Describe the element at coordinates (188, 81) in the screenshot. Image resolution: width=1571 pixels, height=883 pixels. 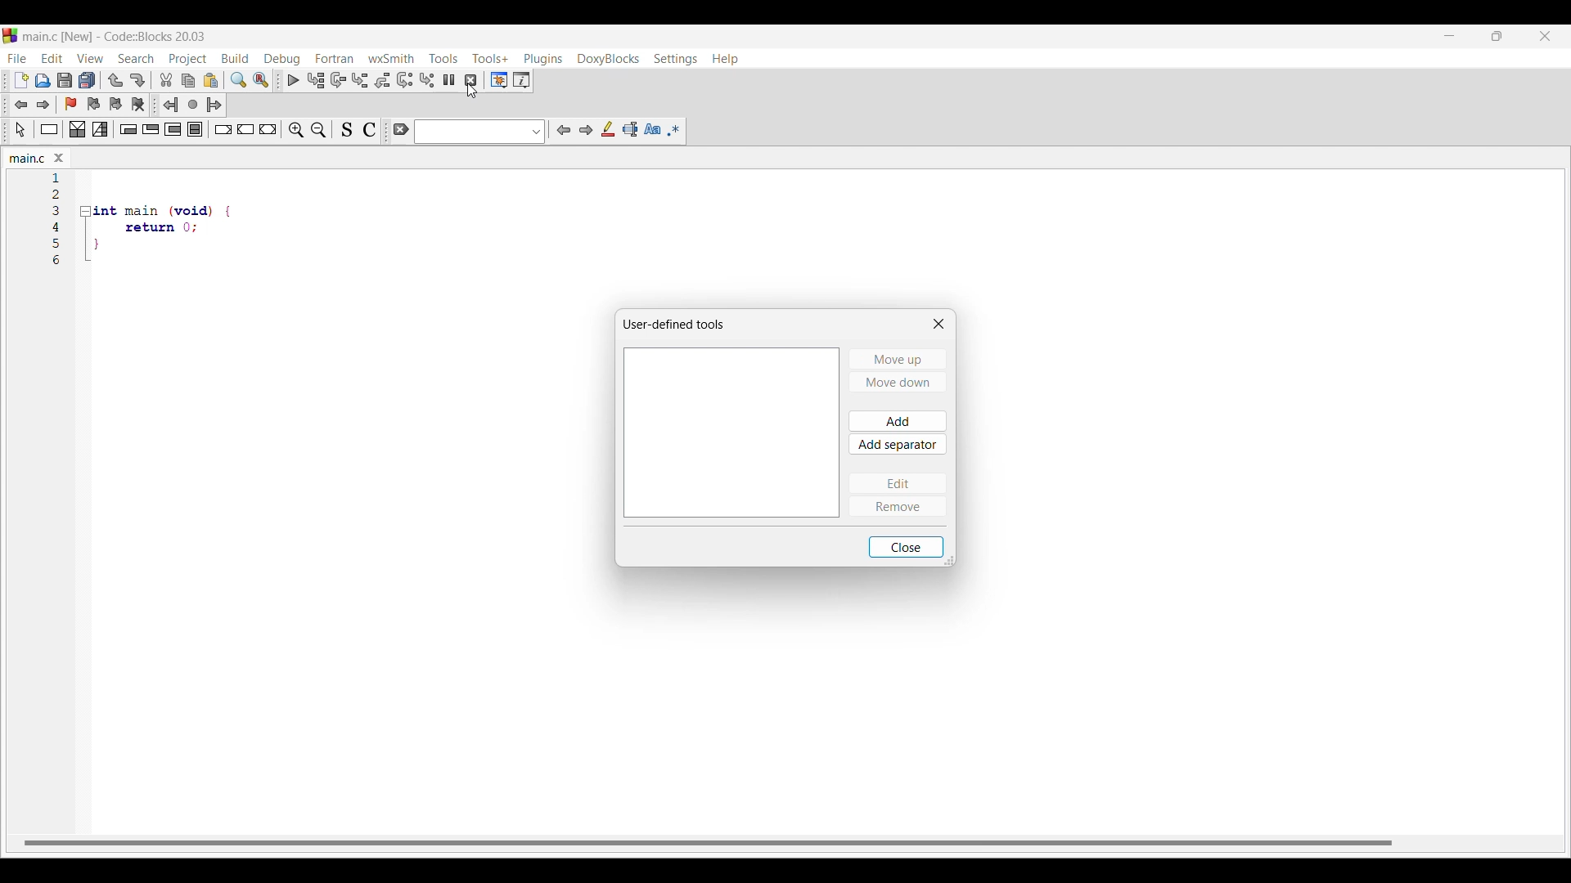
I see `Copy` at that location.